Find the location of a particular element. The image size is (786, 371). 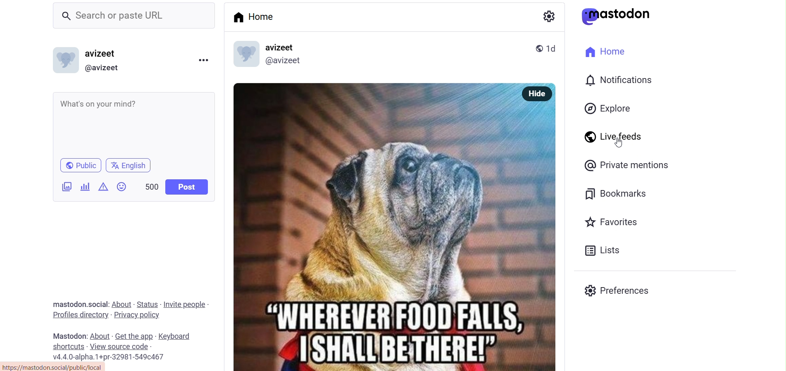

invite people is located at coordinates (184, 304).